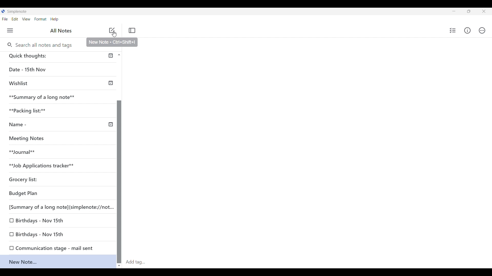 This screenshot has height=276, width=492. I want to click on **Summary of a long note**, so click(58, 97).